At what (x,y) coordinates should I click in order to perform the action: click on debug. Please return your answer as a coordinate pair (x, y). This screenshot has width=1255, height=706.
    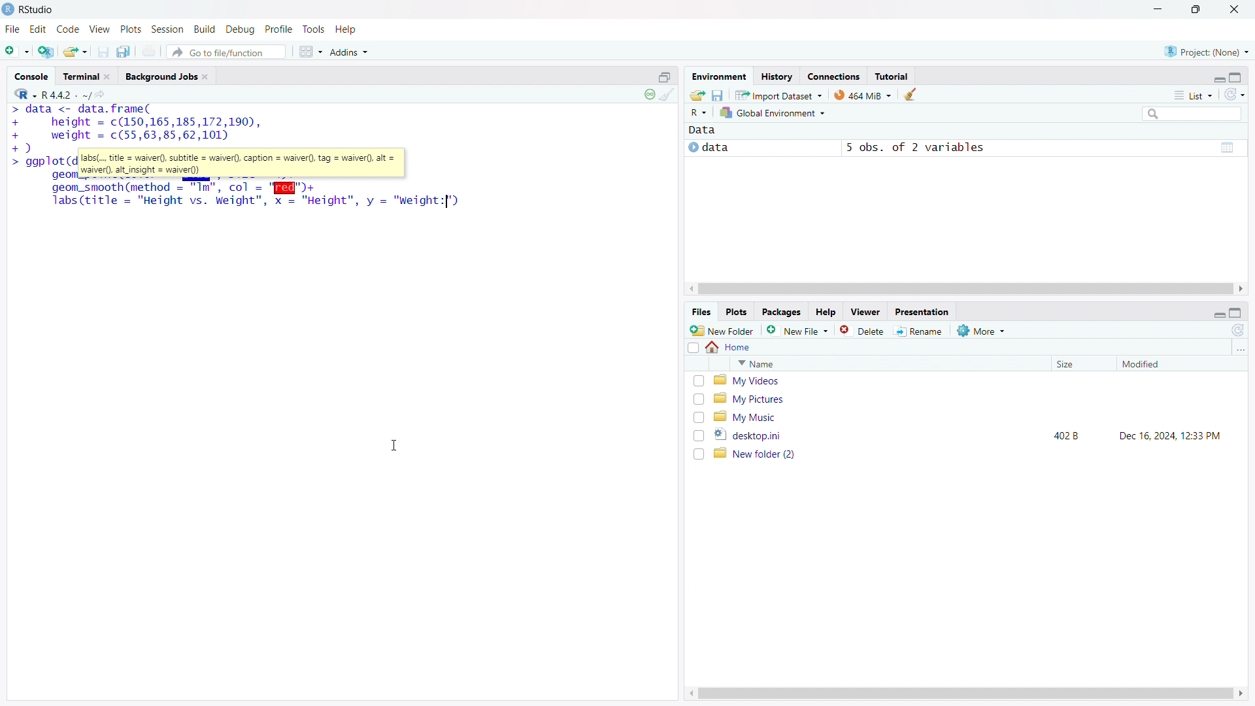
    Looking at the image, I should click on (241, 29).